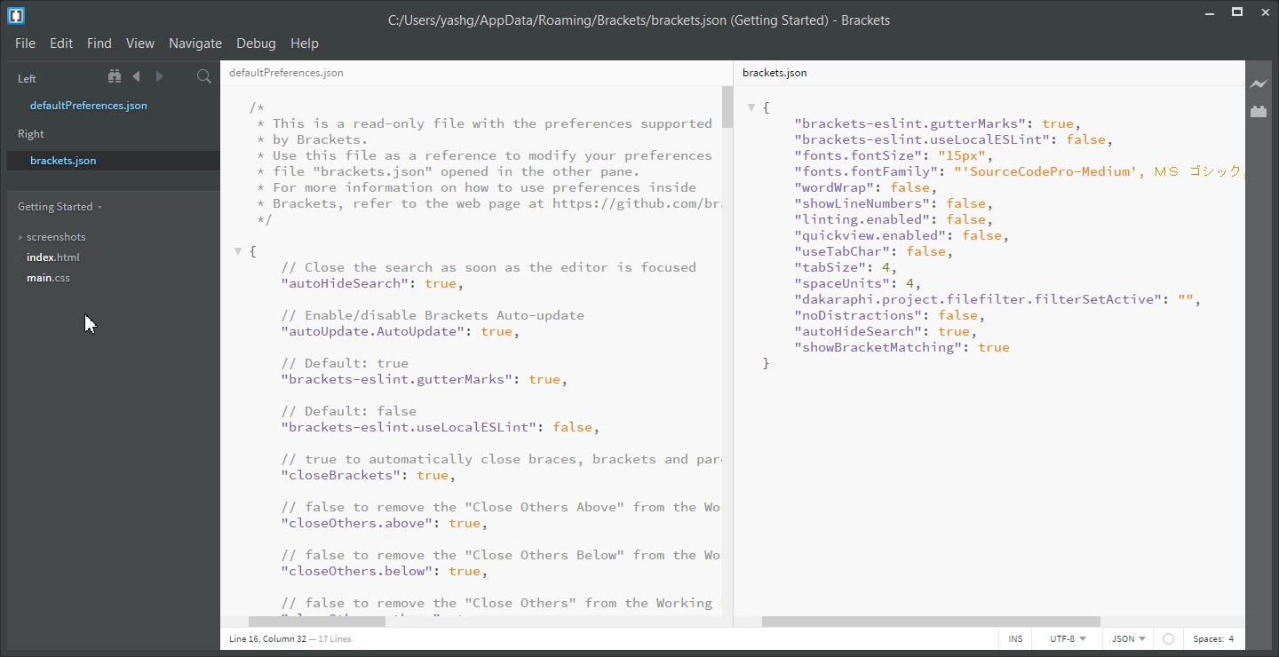  I want to click on brackets.json, so click(774, 72).